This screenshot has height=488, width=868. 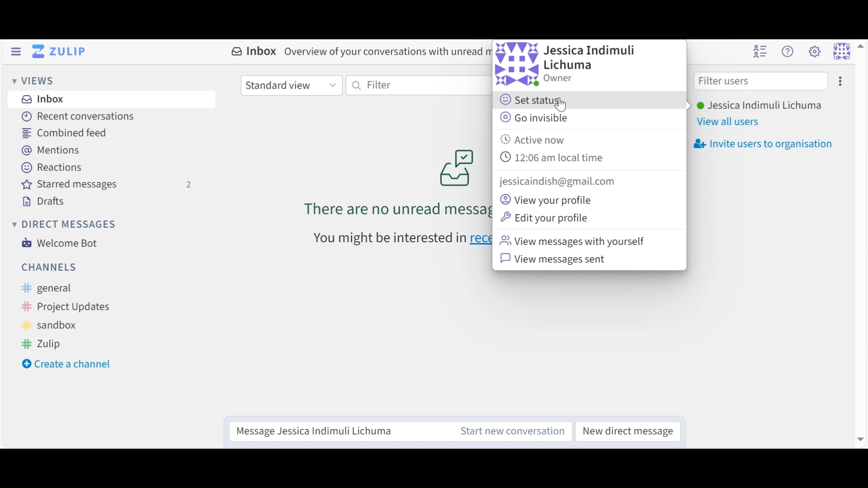 What do you see at coordinates (535, 101) in the screenshot?
I see `Set Status` at bounding box center [535, 101].